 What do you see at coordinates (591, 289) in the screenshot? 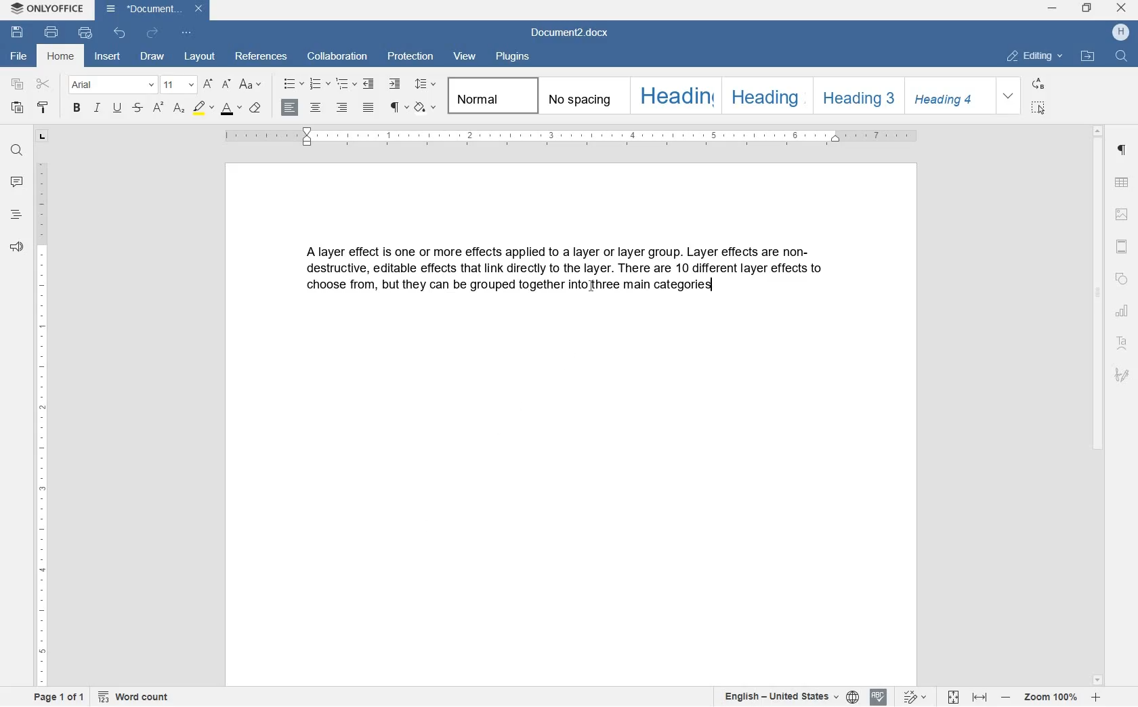
I see `CURSOR` at bounding box center [591, 289].